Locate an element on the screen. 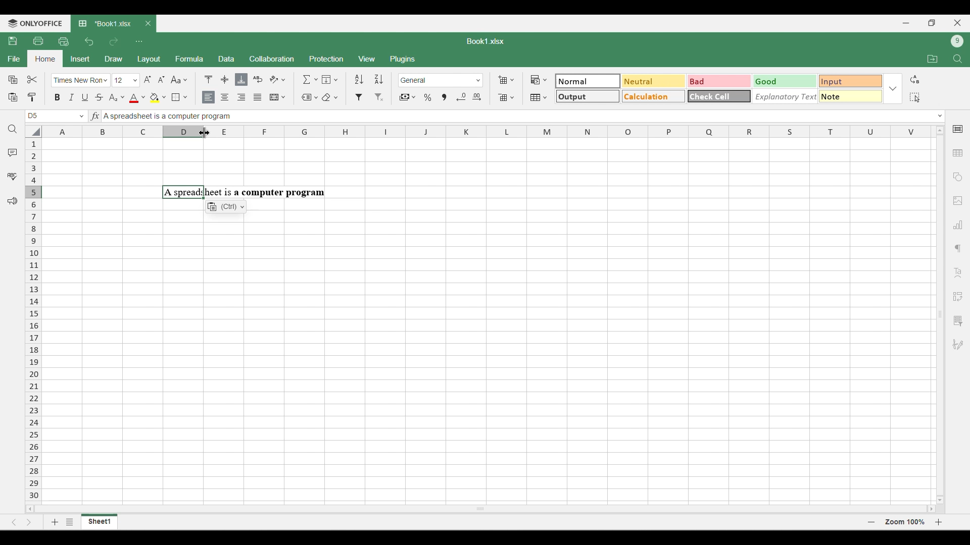 Image resolution: width=970 pixels, height=545 pixels. Add sheets is located at coordinates (55, 522).